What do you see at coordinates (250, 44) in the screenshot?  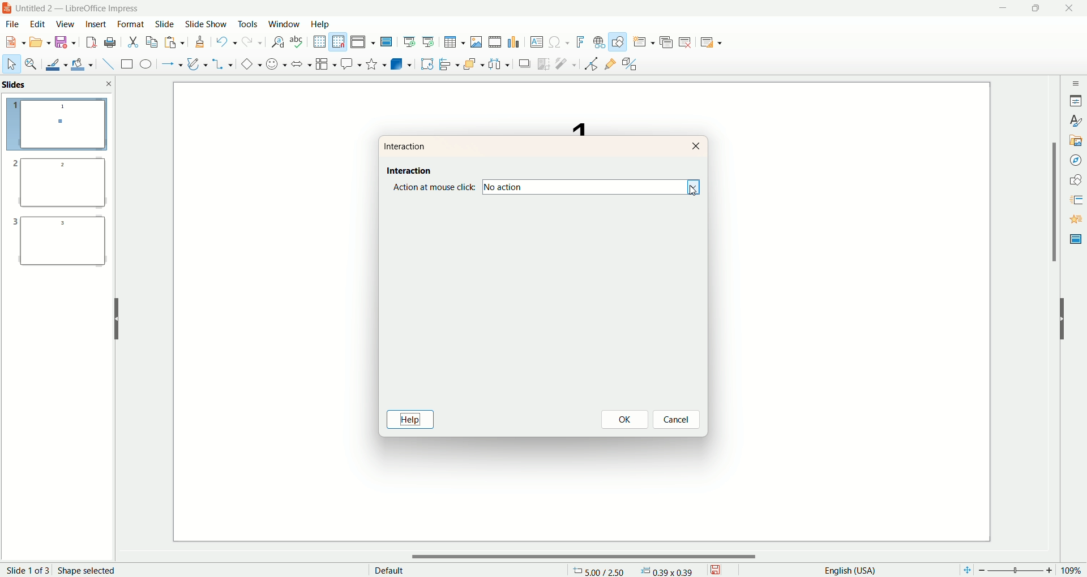 I see `redo` at bounding box center [250, 44].